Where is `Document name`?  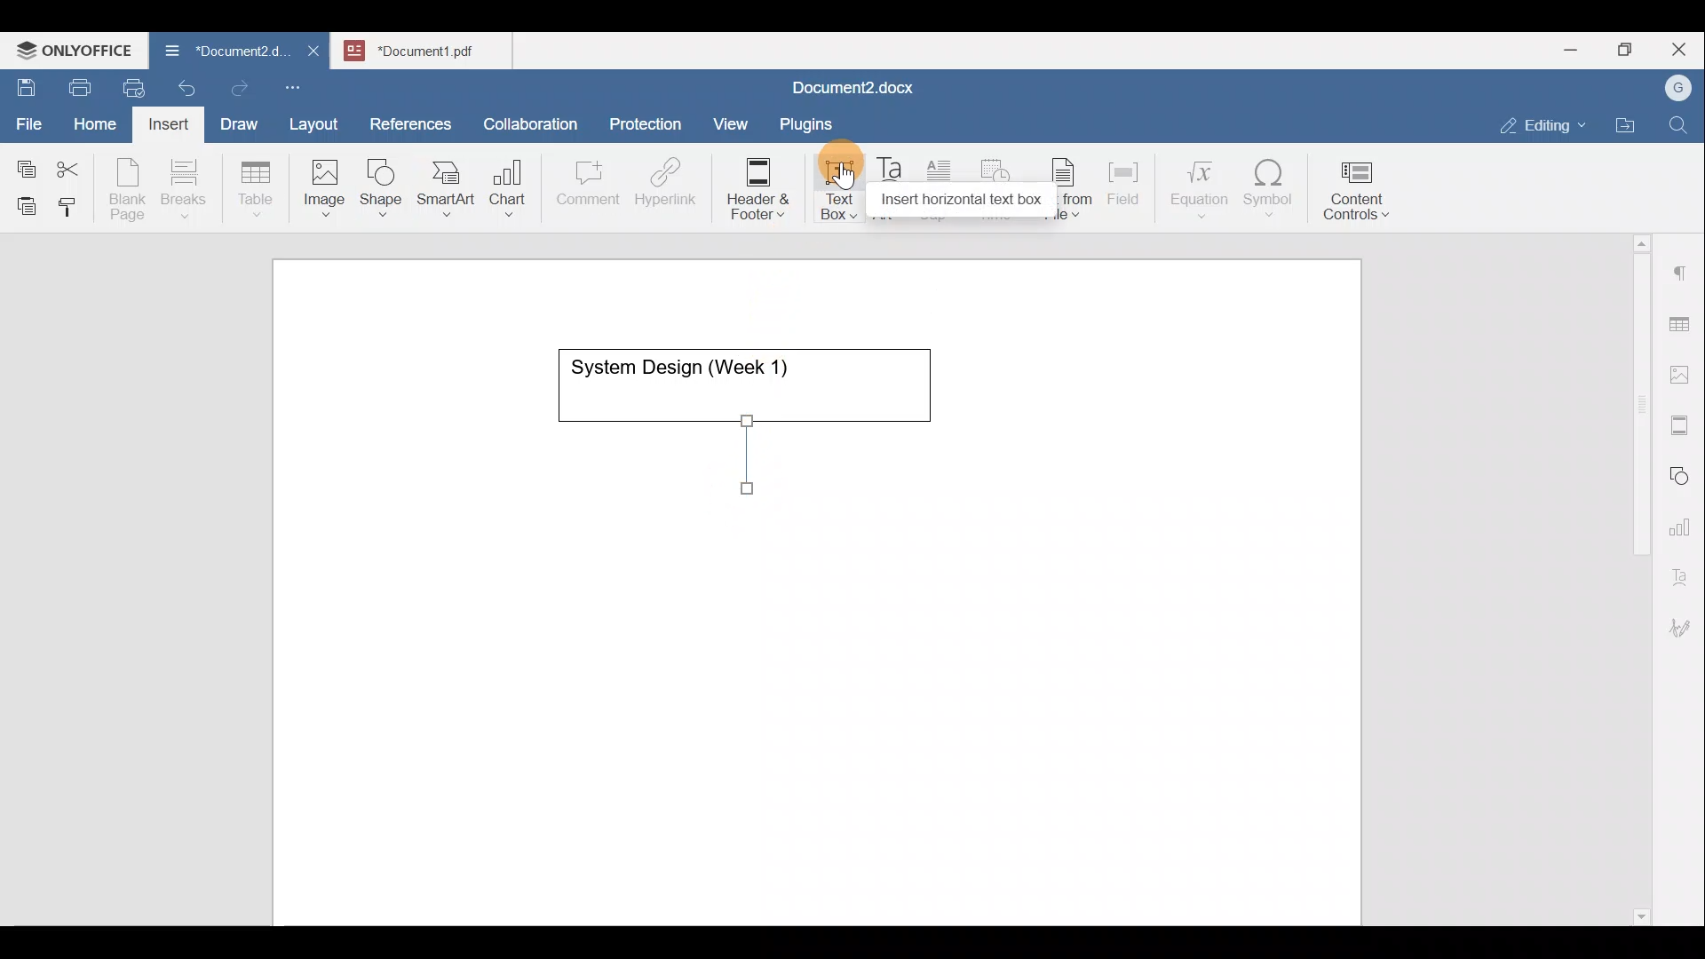
Document name is located at coordinates (217, 53).